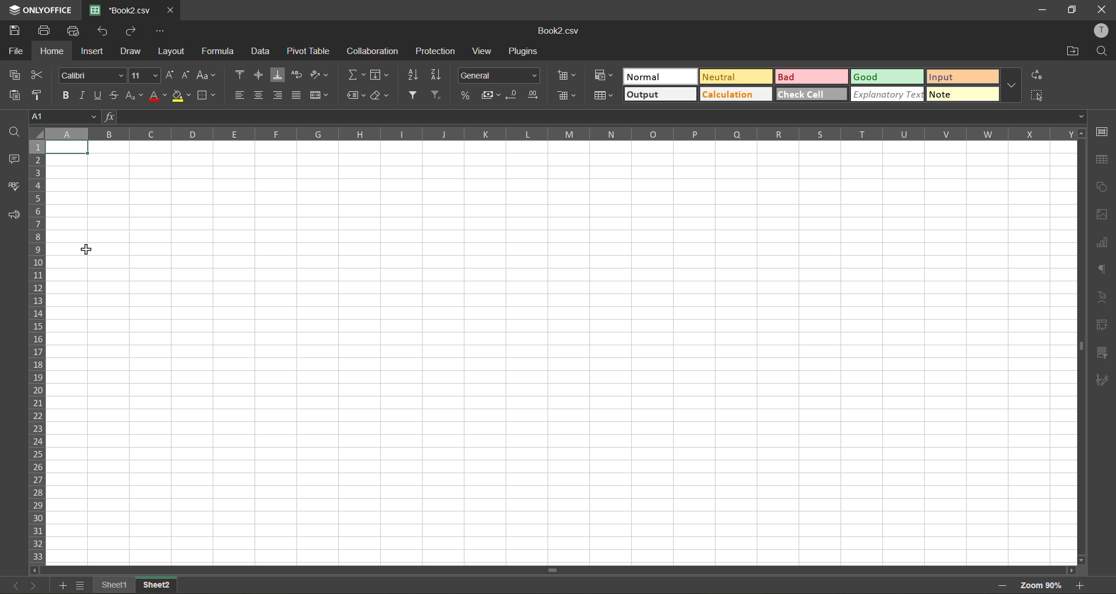  Describe the element at coordinates (1102, 31) in the screenshot. I see `profile` at that location.